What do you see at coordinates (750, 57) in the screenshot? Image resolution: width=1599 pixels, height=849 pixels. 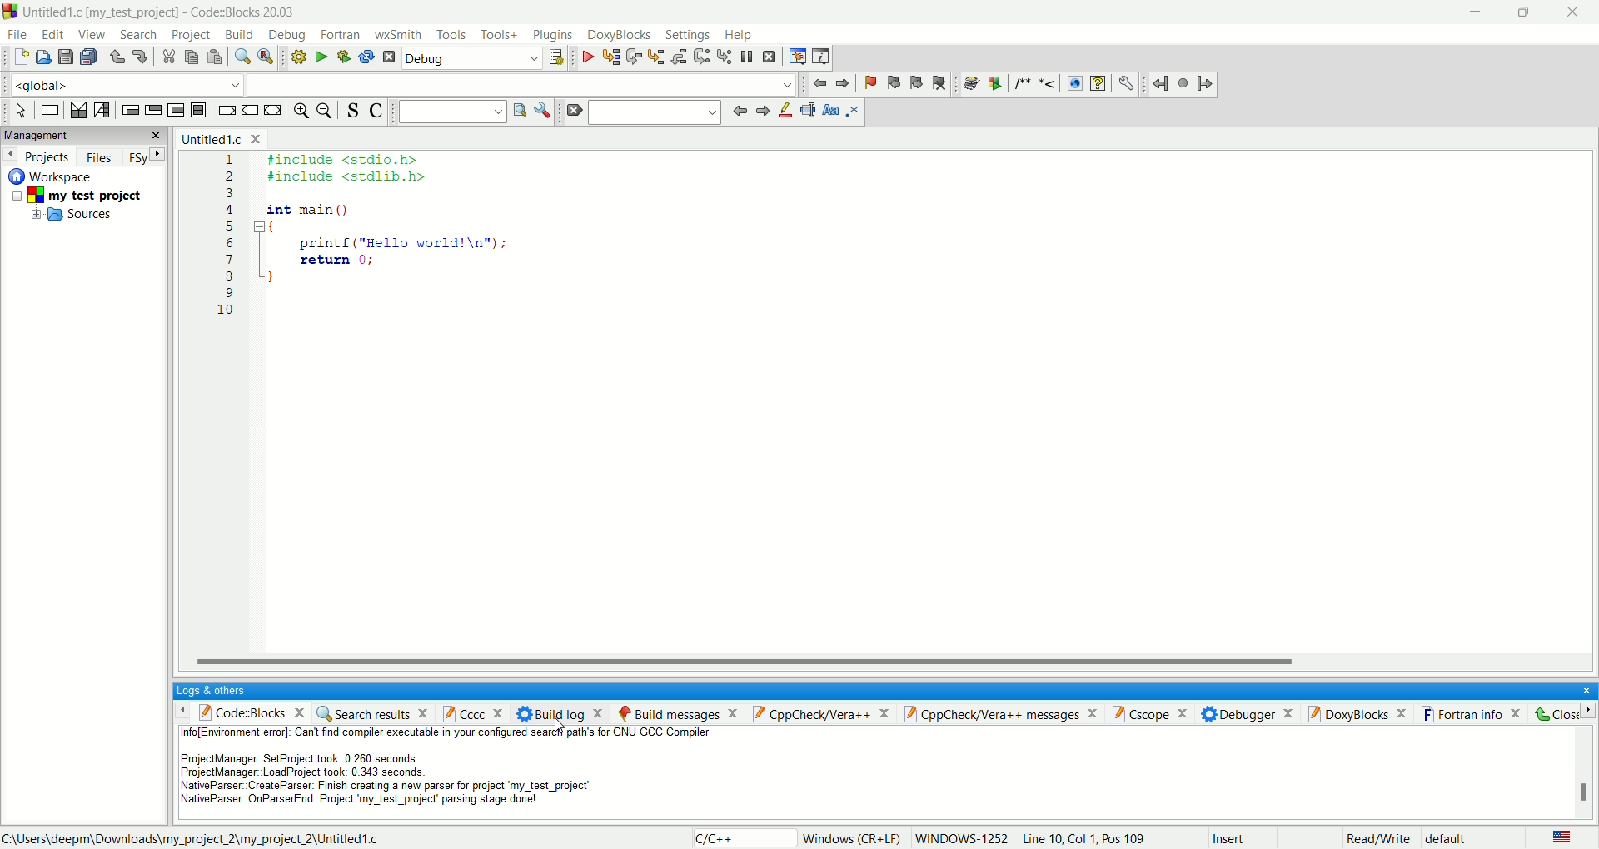 I see `break debugger` at bounding box center [750, 57].